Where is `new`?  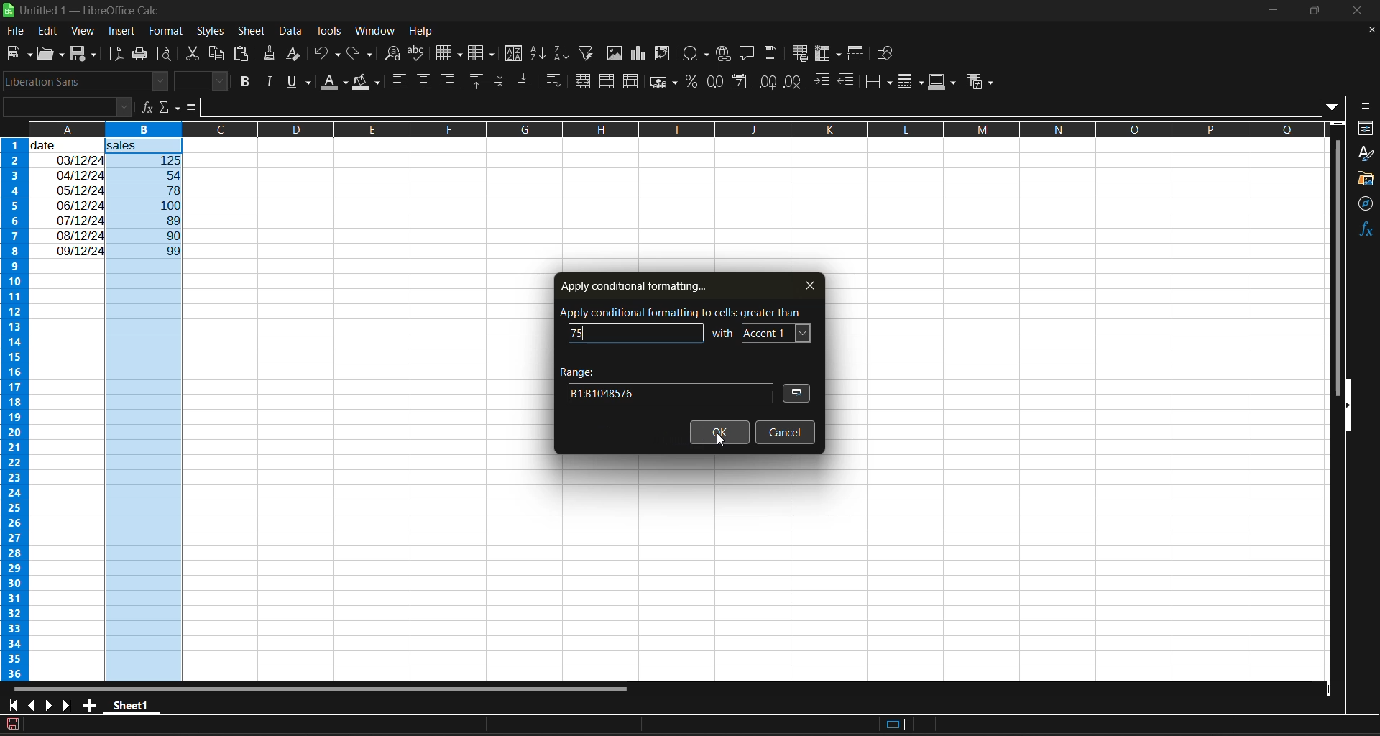
new is located at coordinates (17, 54).